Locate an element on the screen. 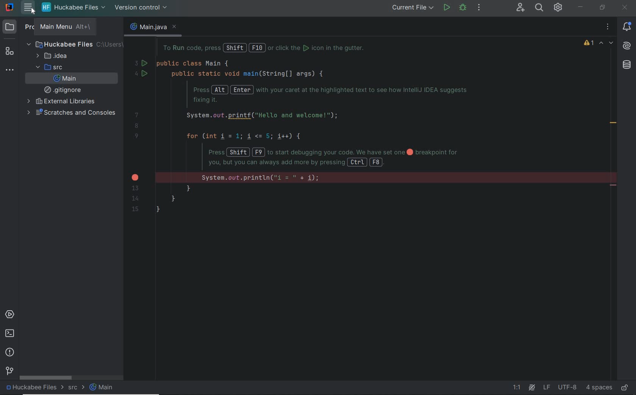  RESTORE DOWN is located at coordinates (600, 7).